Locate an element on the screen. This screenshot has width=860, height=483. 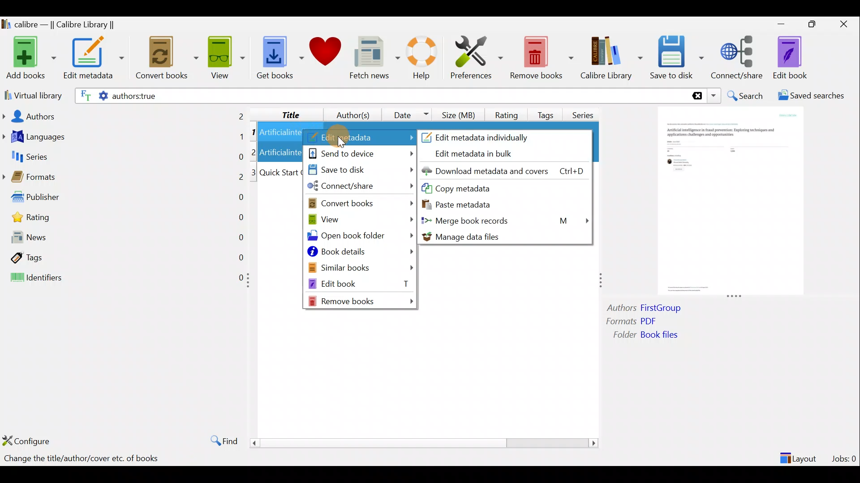
Edit metadata is located at coordinates (93, 59).